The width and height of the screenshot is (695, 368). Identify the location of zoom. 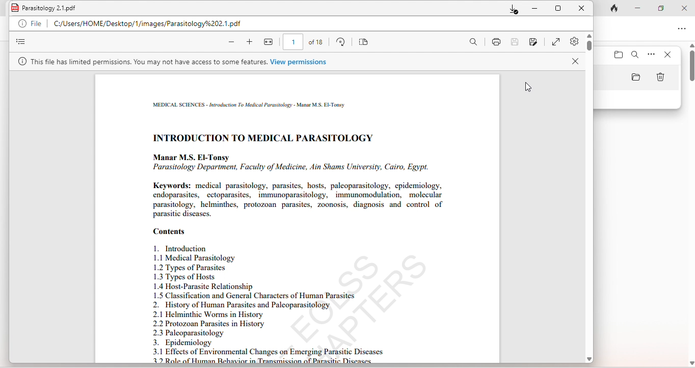
(232, 42).